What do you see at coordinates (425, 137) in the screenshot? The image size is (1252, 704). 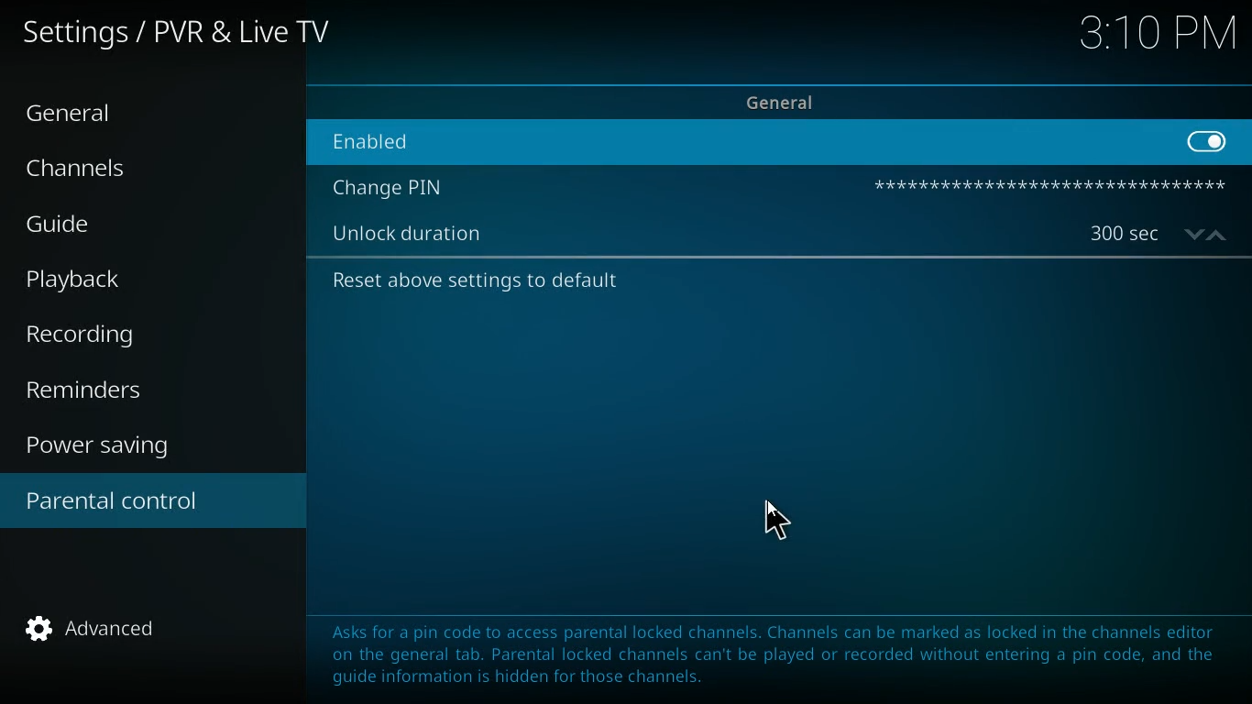 I see `enabled` at bounding box center [425, 137].